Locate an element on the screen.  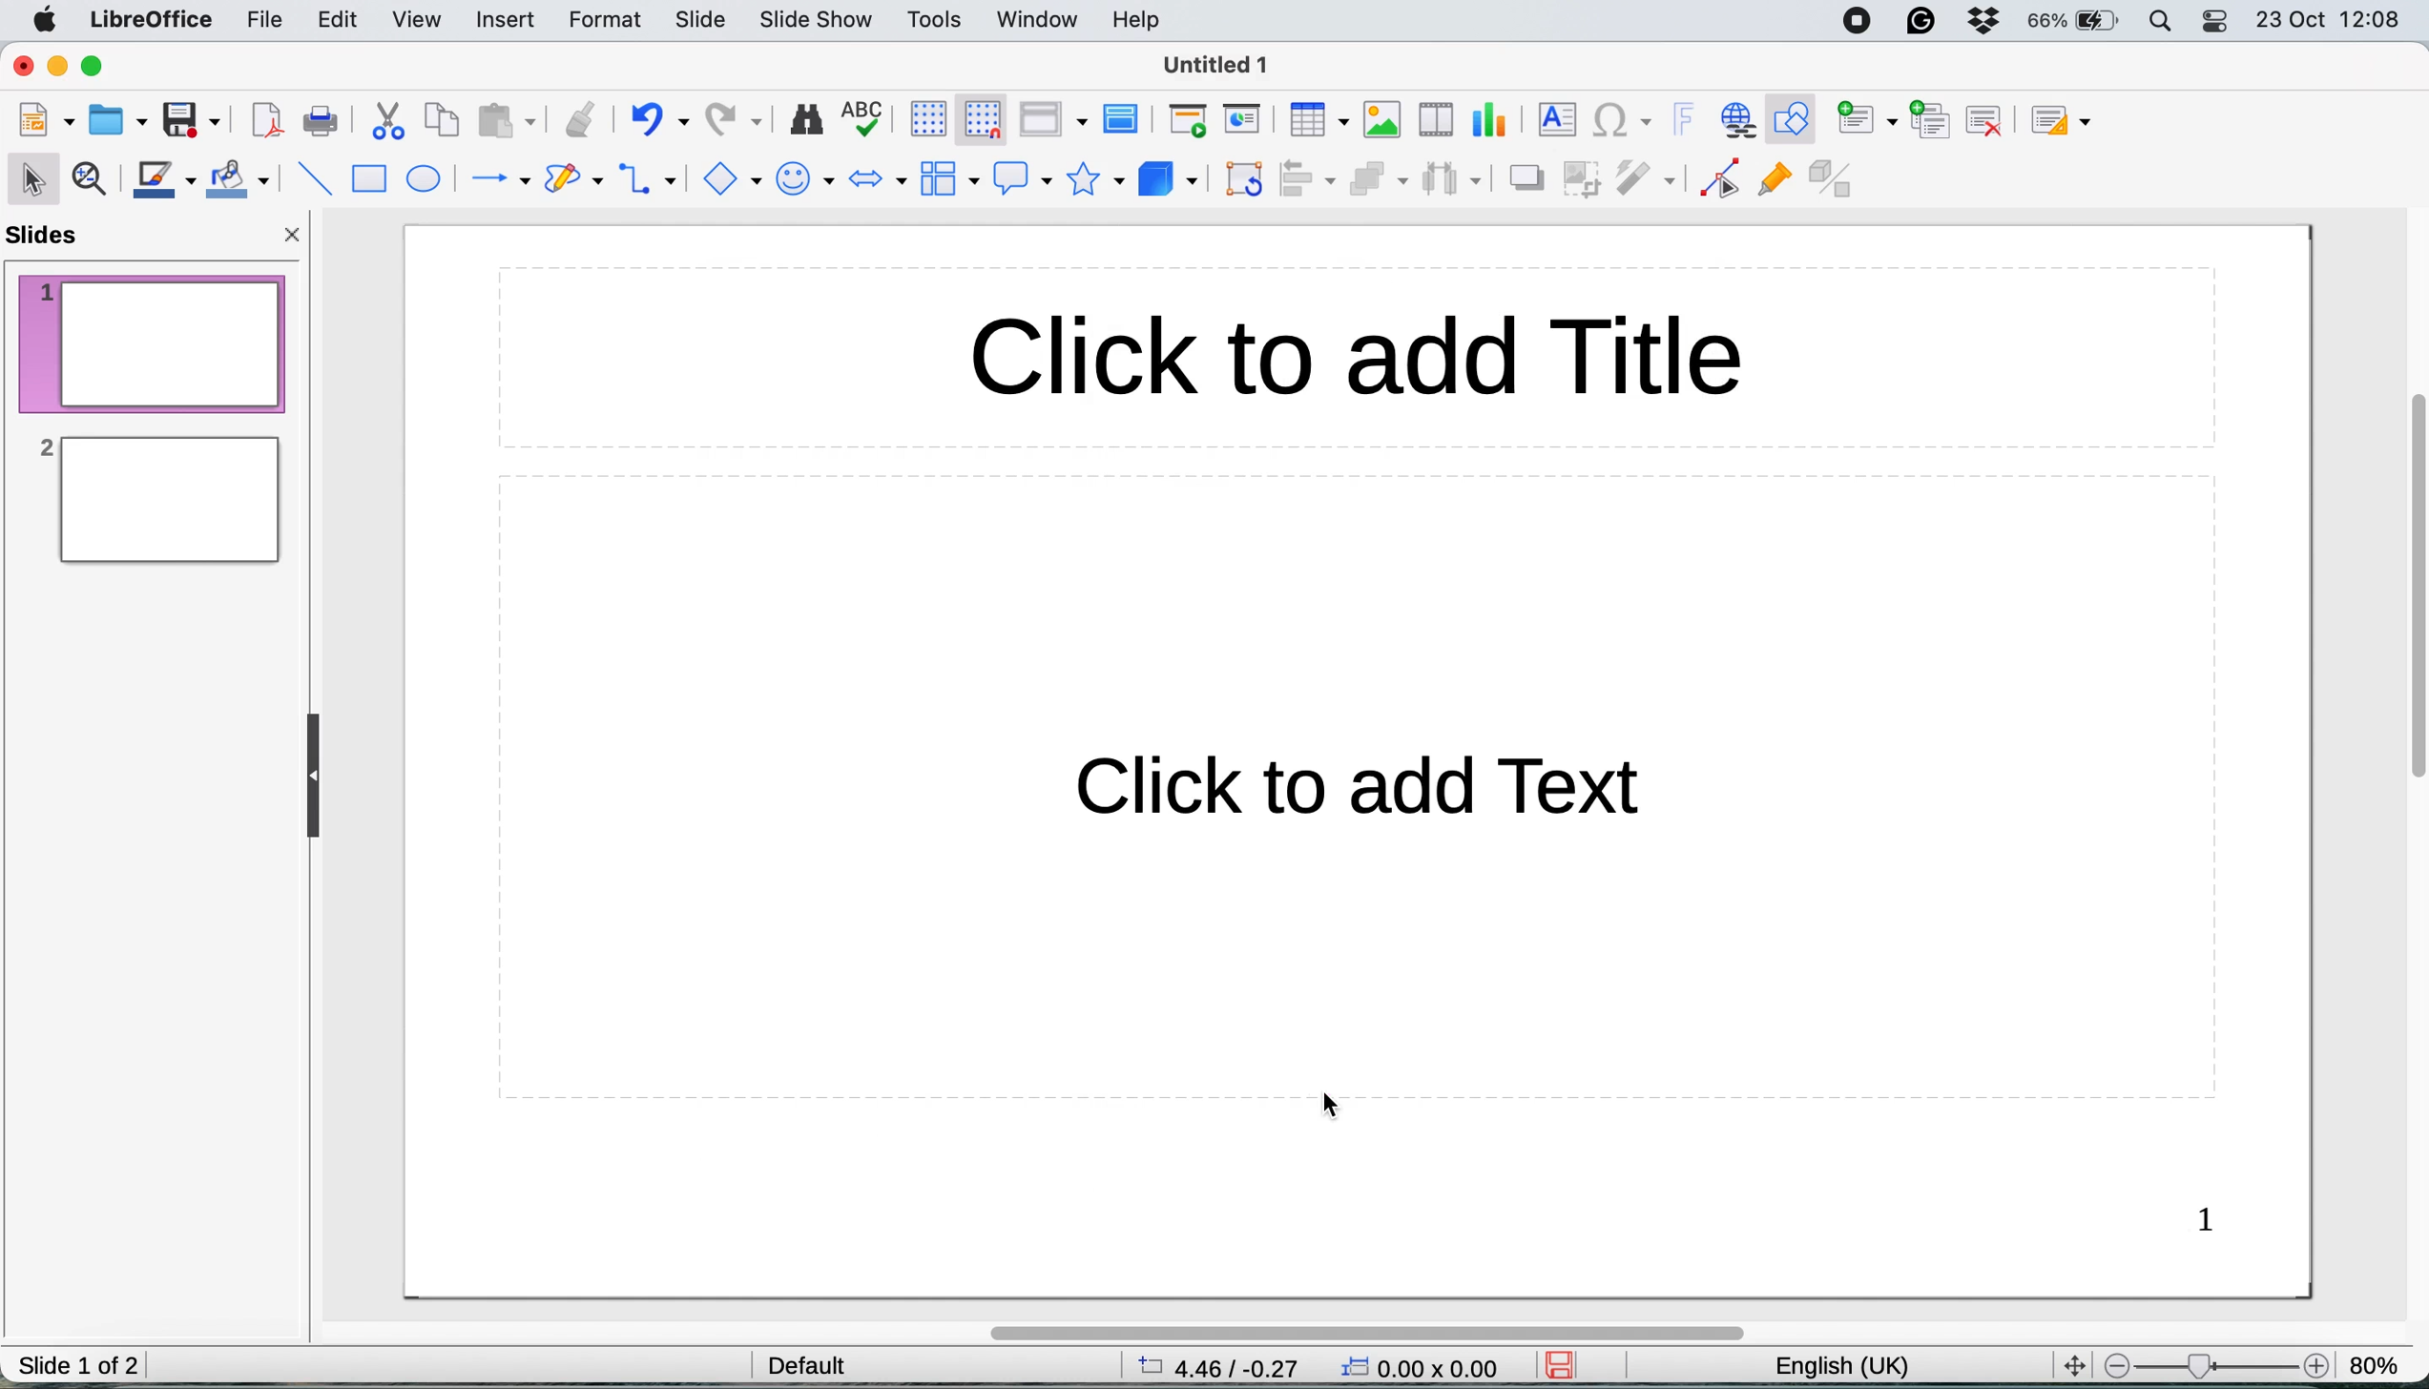
clone formatting is located at coordinates (577, 119).